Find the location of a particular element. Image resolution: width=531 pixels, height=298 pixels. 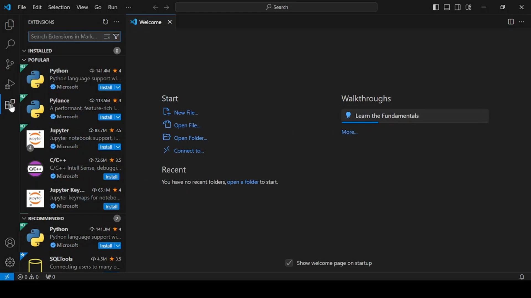

view is located at coordinates (81, 7).